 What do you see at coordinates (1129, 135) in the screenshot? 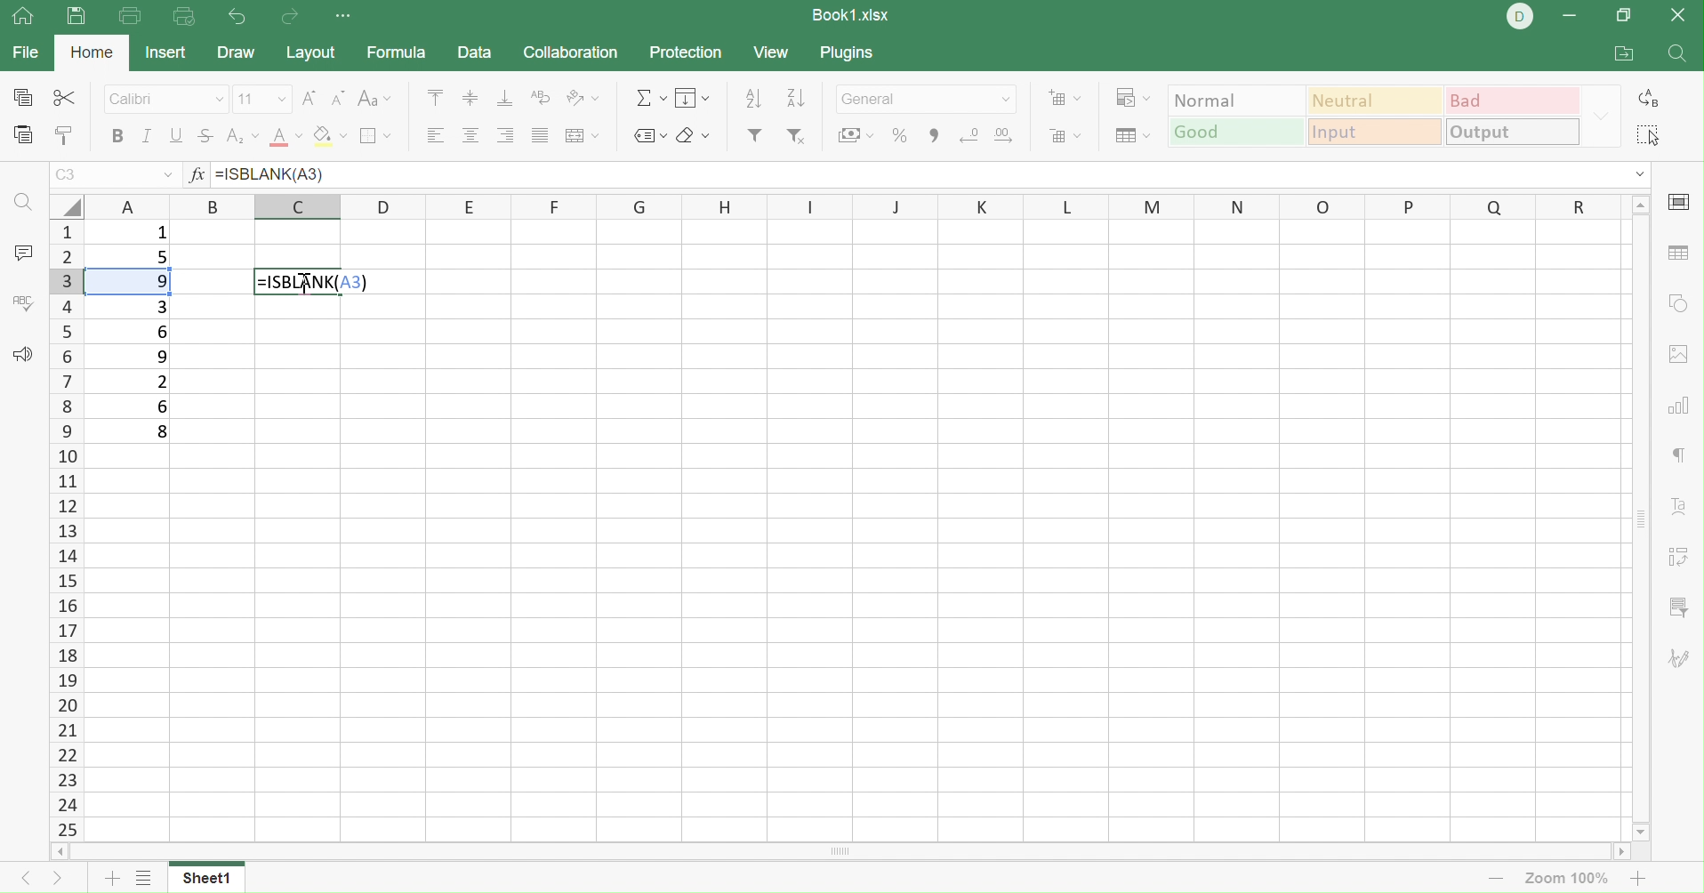
I see `Format as table template` at bounding box center [1129, 135].